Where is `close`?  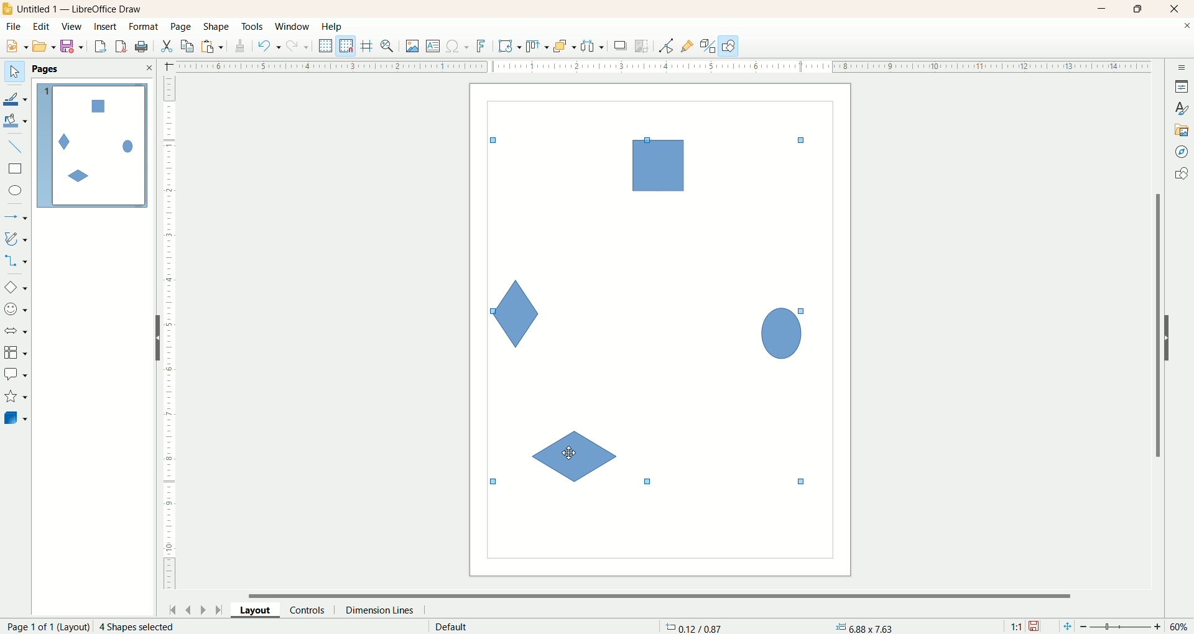 close is located at coordinates (149, 68).